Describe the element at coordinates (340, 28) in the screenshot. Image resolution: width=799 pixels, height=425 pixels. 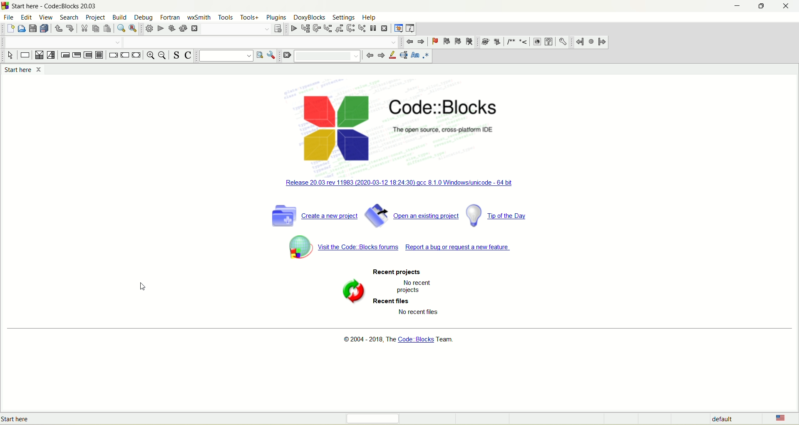
I see `step out` at that location.